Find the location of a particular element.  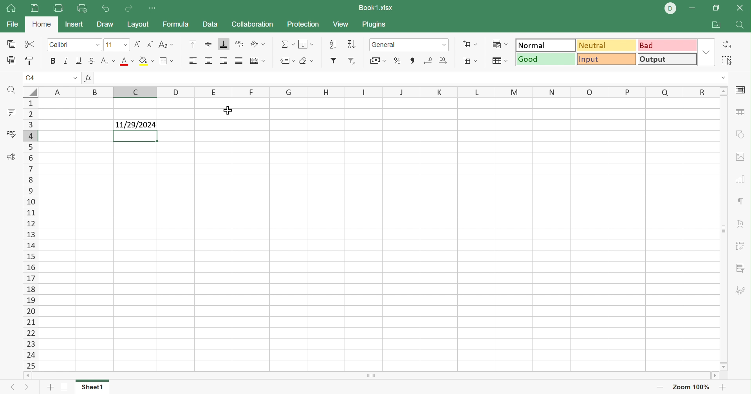

Insert is located at coordinates (76, 25).